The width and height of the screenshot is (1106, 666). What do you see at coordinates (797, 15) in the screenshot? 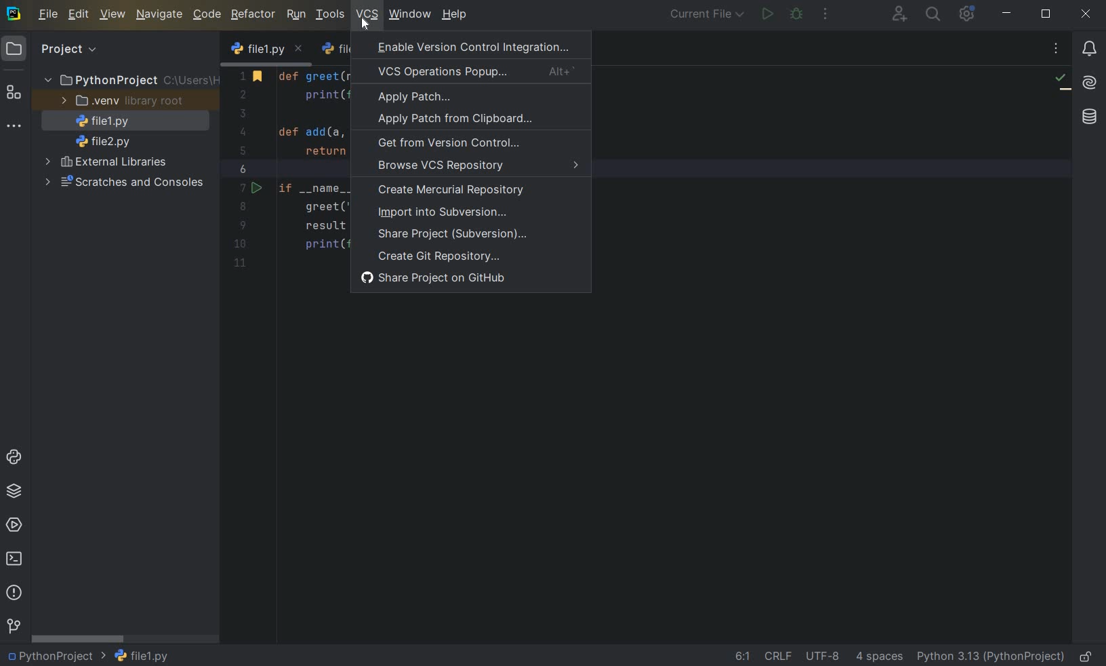
I see `debug` at bounding box center [797, 15].